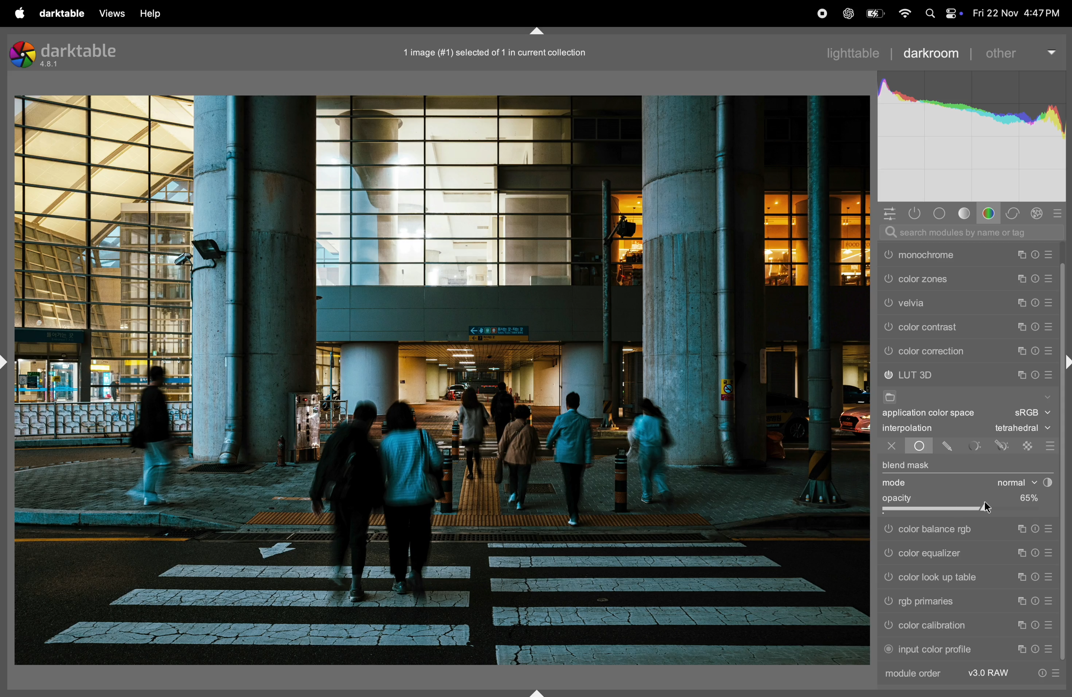 This screenshot has width=1072, height=697. What do you see at coordinates (888, 375) in the screenshot?
I see `LUT 3D switched off` at bounding box center [888, 375].